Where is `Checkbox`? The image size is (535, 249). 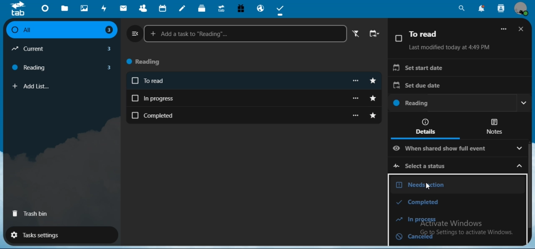
Checkbox is located at coordinates (135, 81).